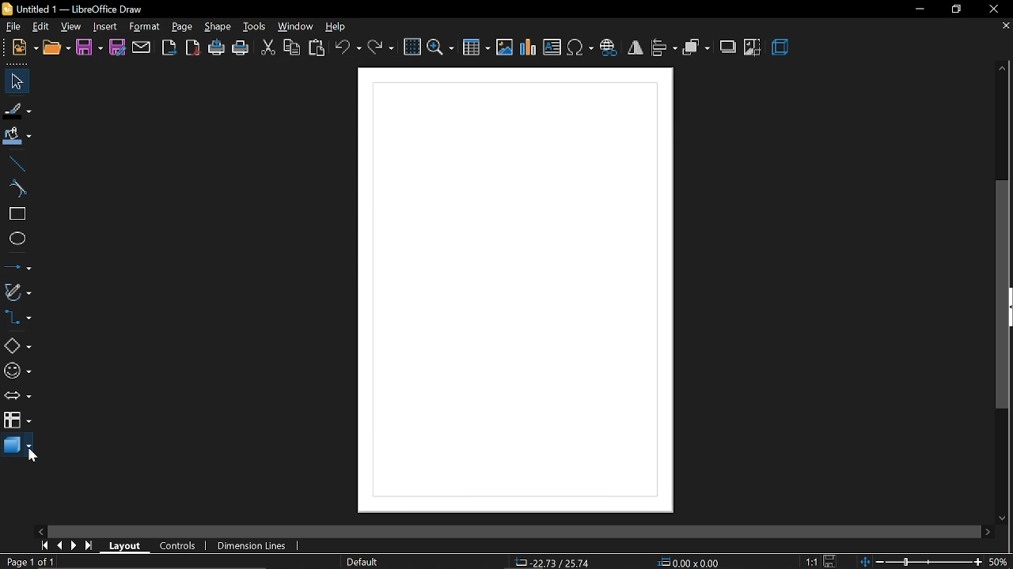  What do you see at coordinates (476, 47) in the screenshot?
I see `insert table` at bounding box center [476, 47].